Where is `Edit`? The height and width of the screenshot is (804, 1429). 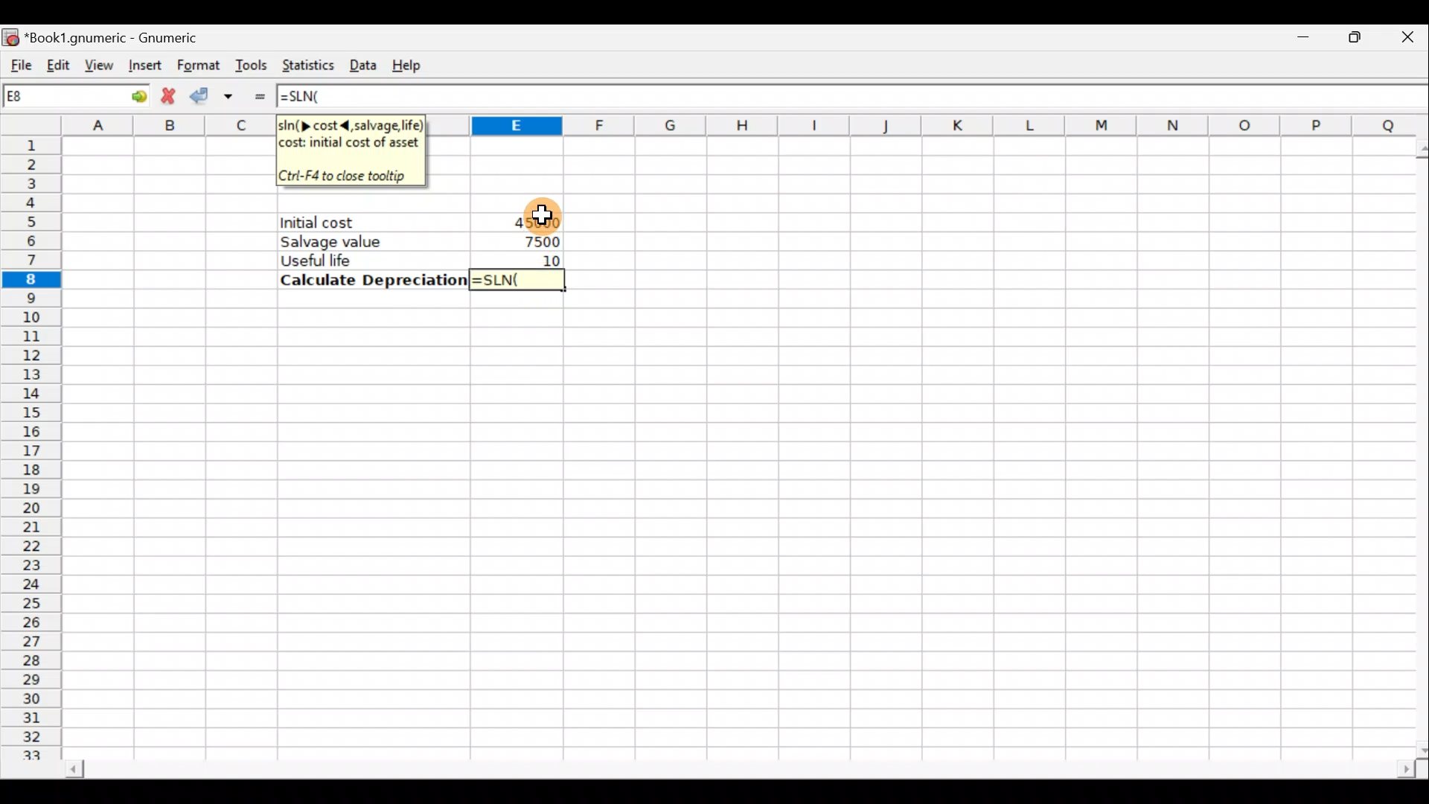 Edit is located at coordinates (59, 61).